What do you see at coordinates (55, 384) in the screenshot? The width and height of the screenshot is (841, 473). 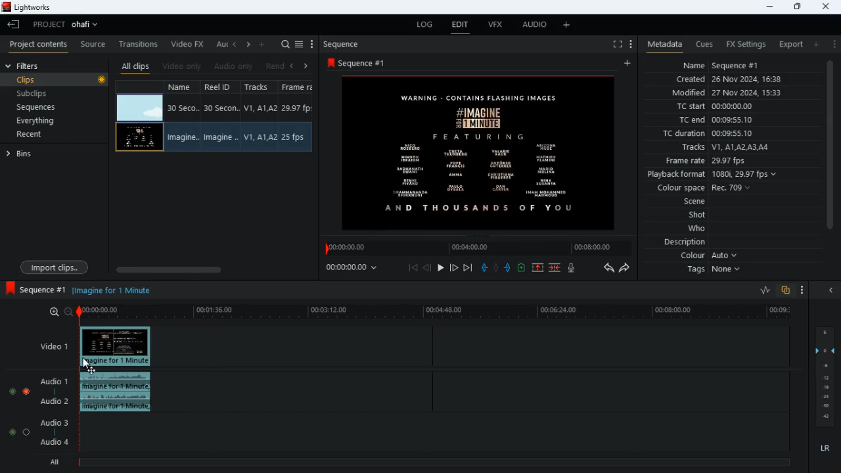 I see `audio 1` at bounding box center [55, 384].